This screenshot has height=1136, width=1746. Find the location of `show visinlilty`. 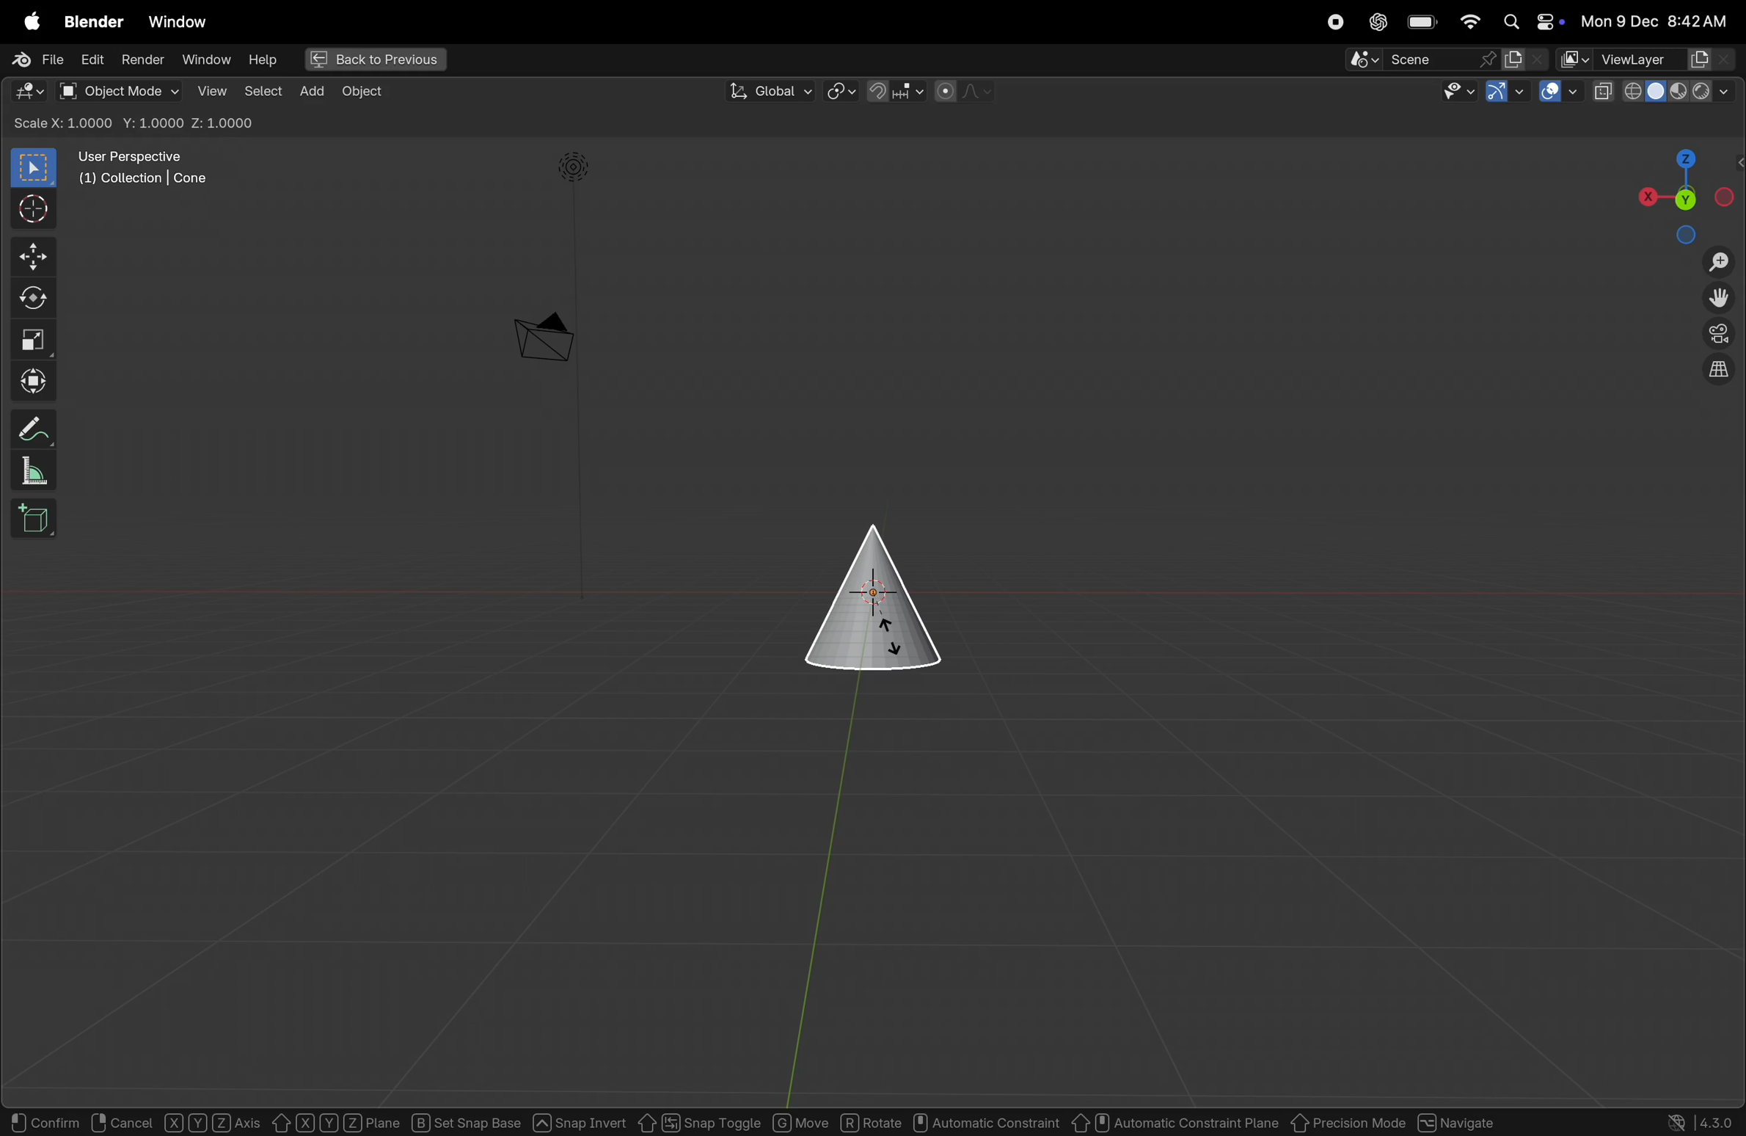

show visinlilty is located at coordinates (1459, 92).